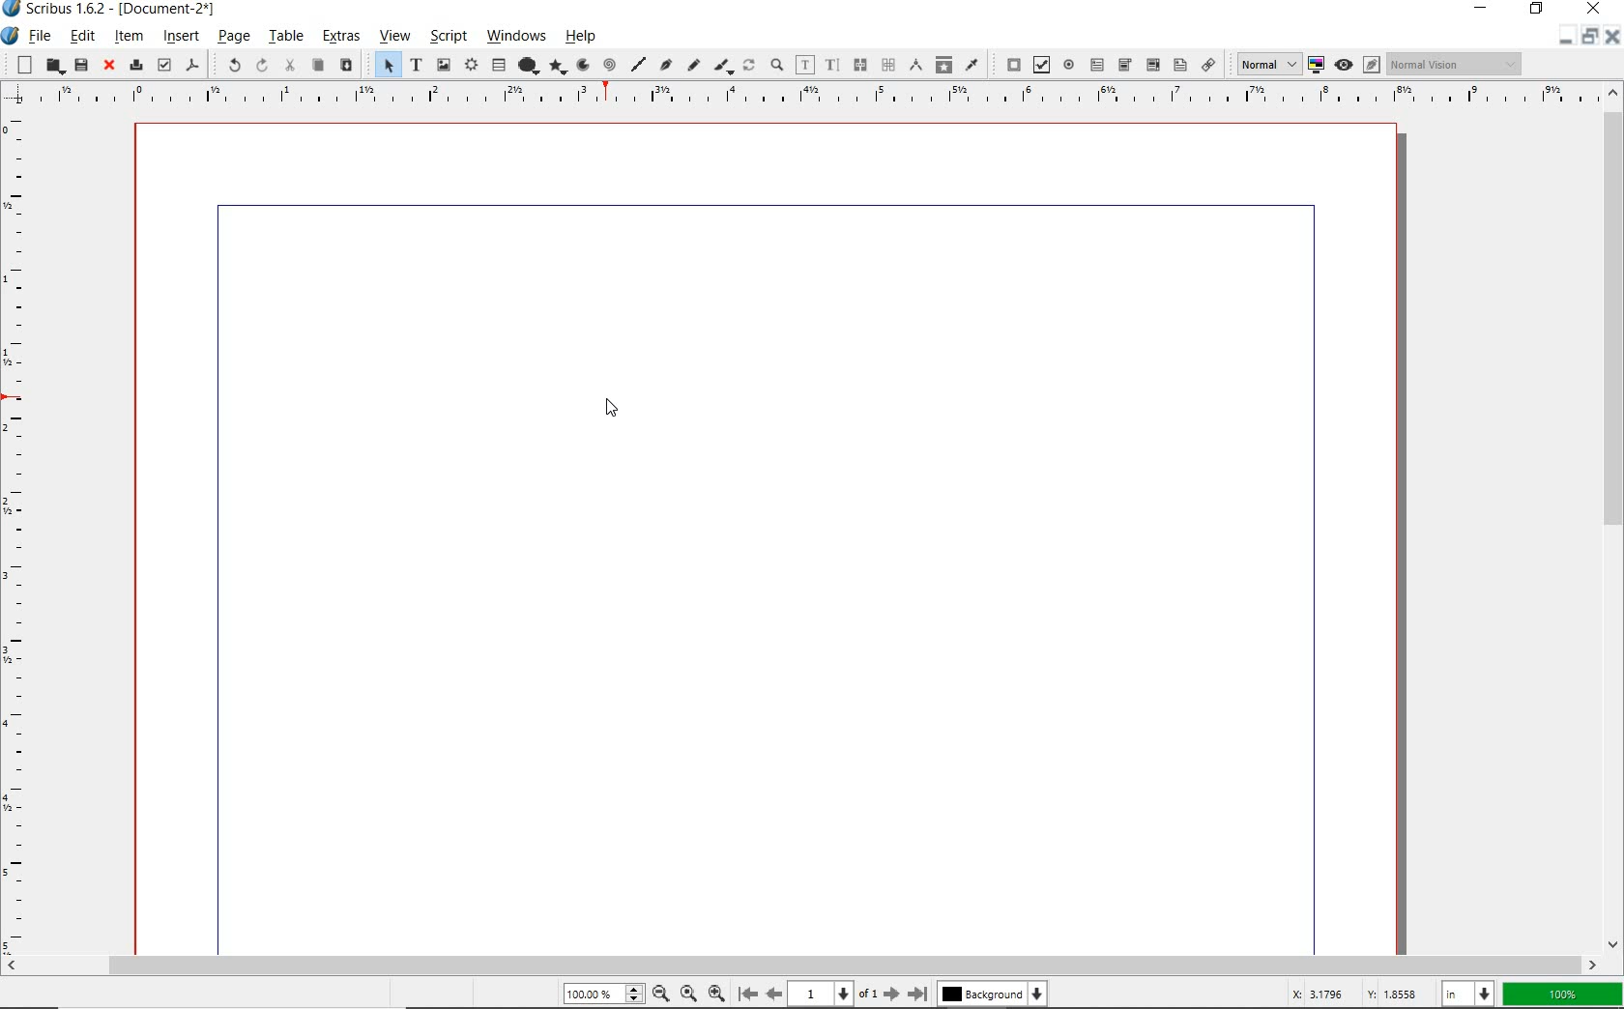  What do you see at coordinates (51, 66) in the screenshot?
I see `open` at bounding box center [51, 66].